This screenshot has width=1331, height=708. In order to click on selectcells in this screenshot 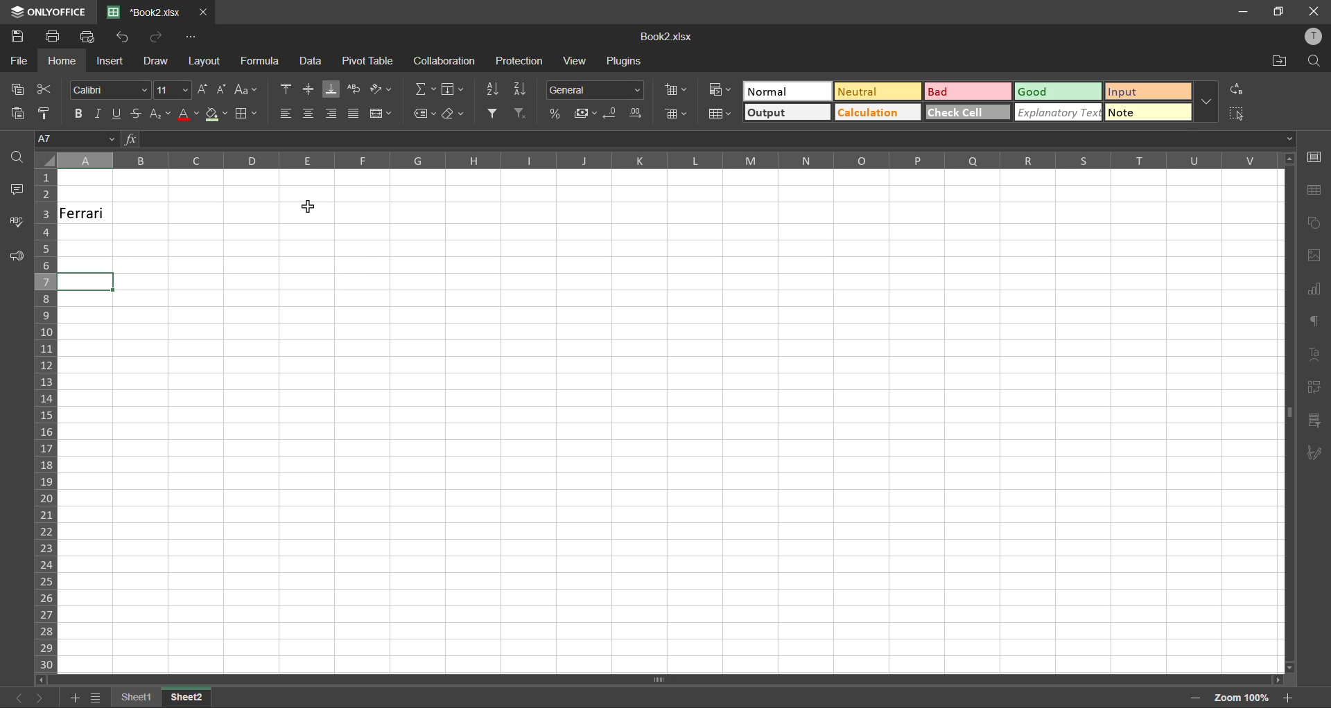, I will do `click(1236, 114)`.